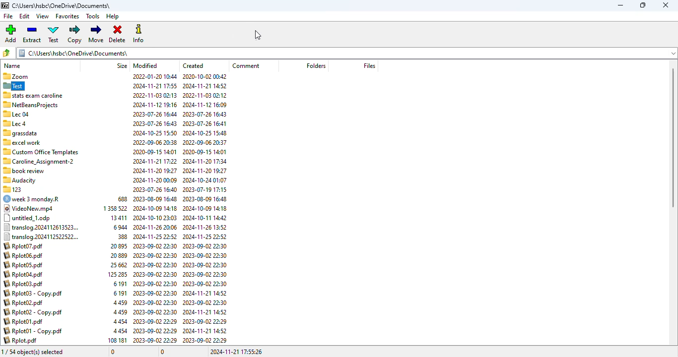 Image resolution: width=678 pixels, height=357 pixels. Describe the element at coordinates (4, 5) in the screenshot. I see `logo` at that location.